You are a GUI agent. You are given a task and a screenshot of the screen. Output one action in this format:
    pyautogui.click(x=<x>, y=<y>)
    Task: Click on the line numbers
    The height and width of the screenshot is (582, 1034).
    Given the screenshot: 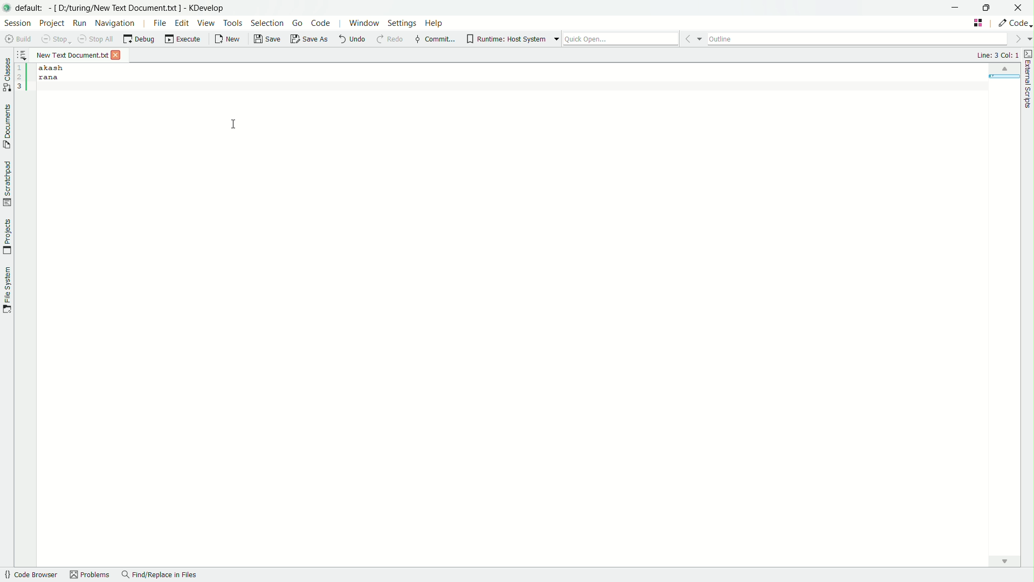 What is the action you would take?
    pyautogui.click(x=22, y=78)
    